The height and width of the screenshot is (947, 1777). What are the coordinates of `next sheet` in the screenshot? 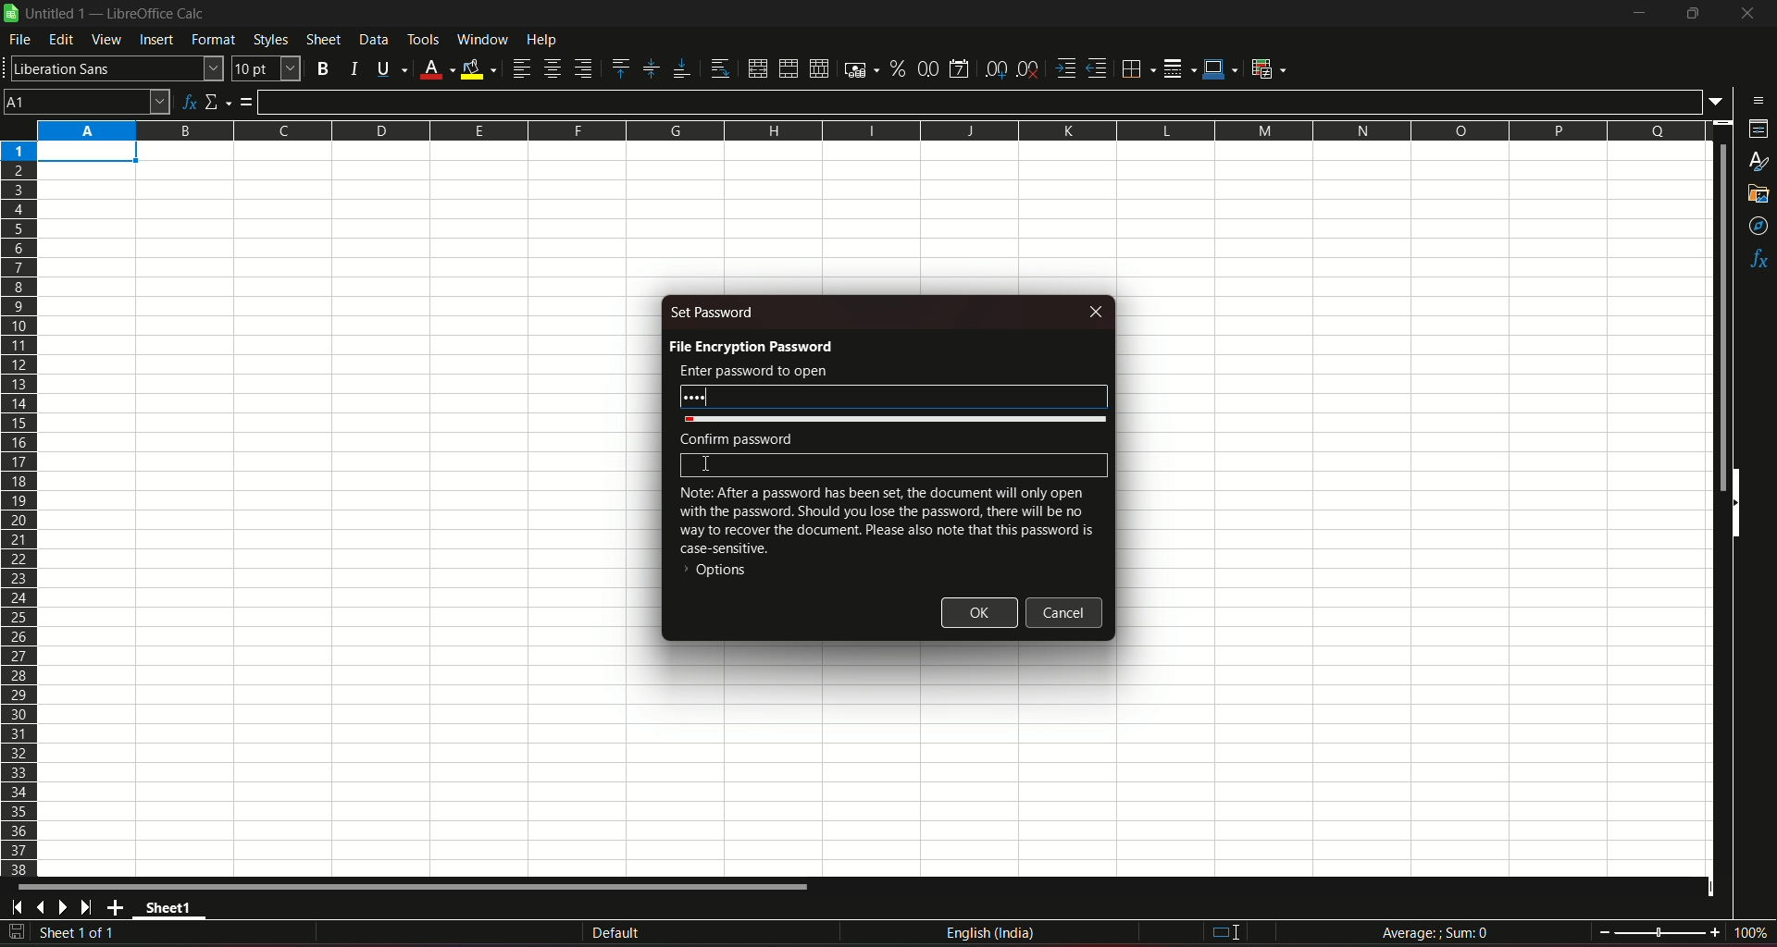 It's located at (67, 908).